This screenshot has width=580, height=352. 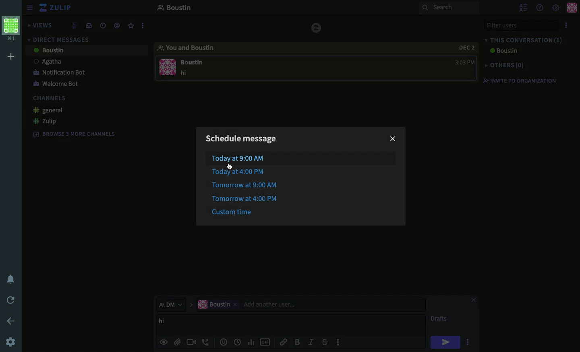 I want to click on user profile, so click(x=572, y=8).